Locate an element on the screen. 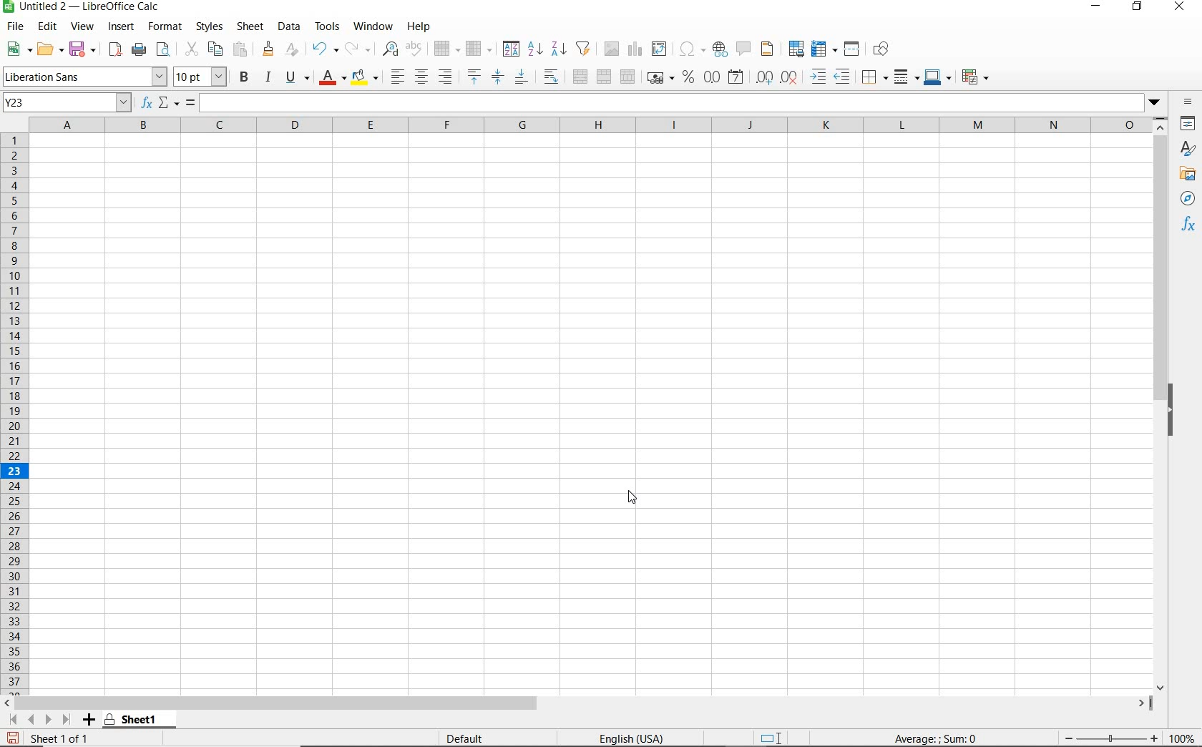 The height and width of the screenshot is (747, 1202). FORMAT AS DATE is located at coordinates (735, 77).